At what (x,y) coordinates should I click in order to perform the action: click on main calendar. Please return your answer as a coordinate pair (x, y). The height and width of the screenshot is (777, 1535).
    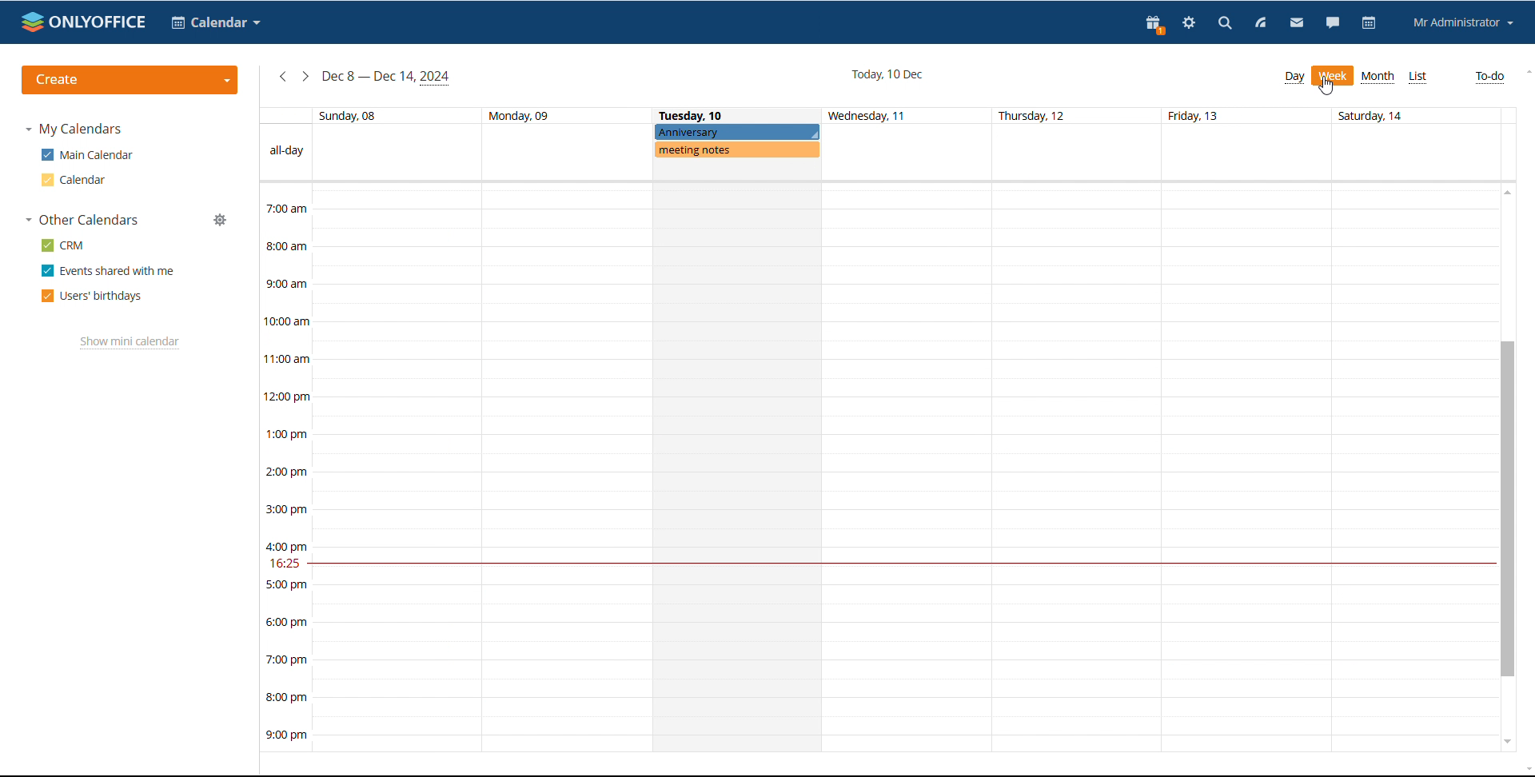
    Looking at the image, I should click on (87, 155).